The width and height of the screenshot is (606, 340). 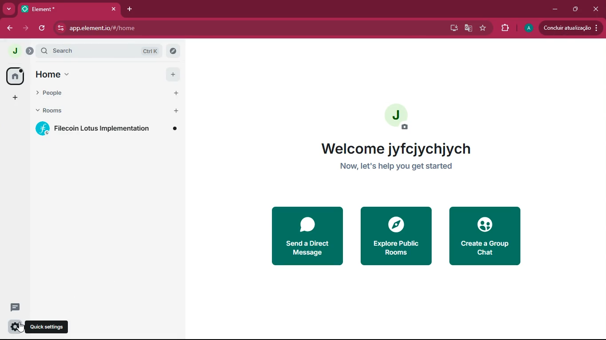 I want to click on extensions, so click(x=504, y=28).